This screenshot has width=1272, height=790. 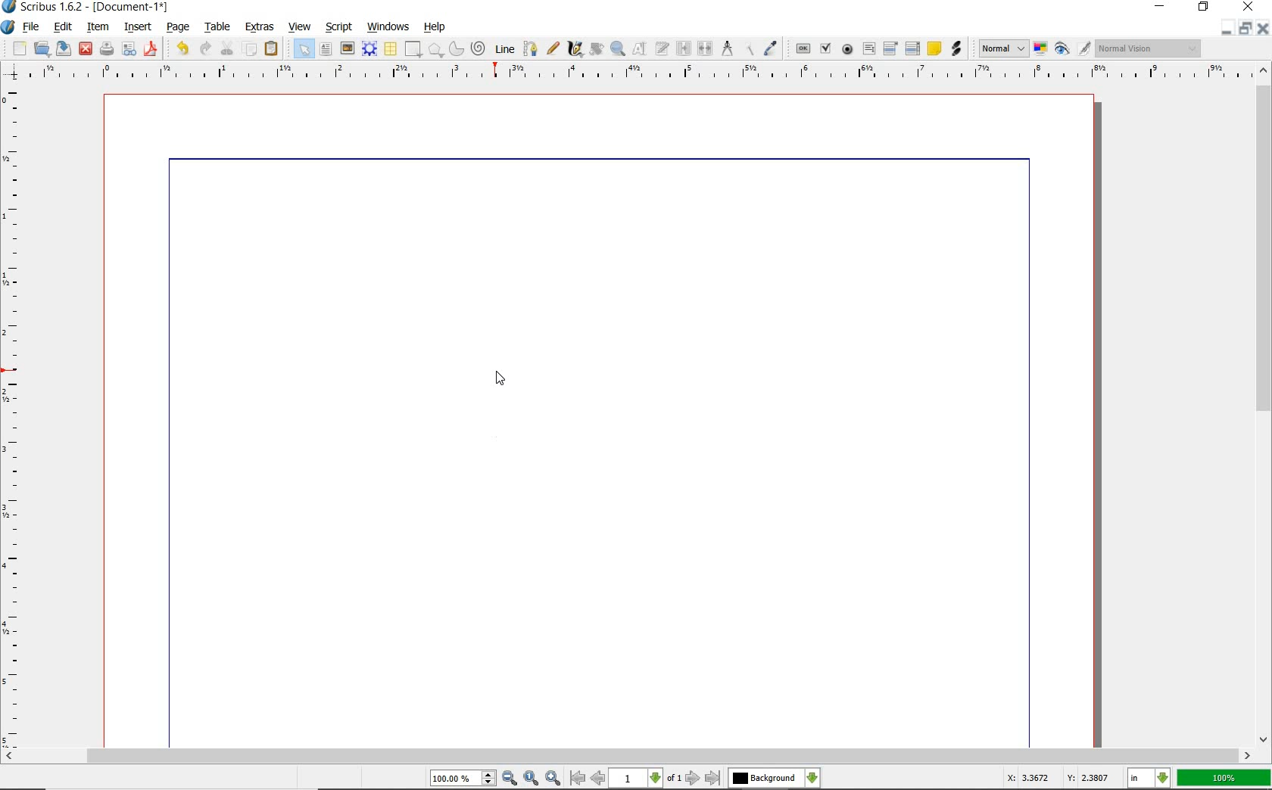 I want to click on save as pdf, so click(x=151, y=48).